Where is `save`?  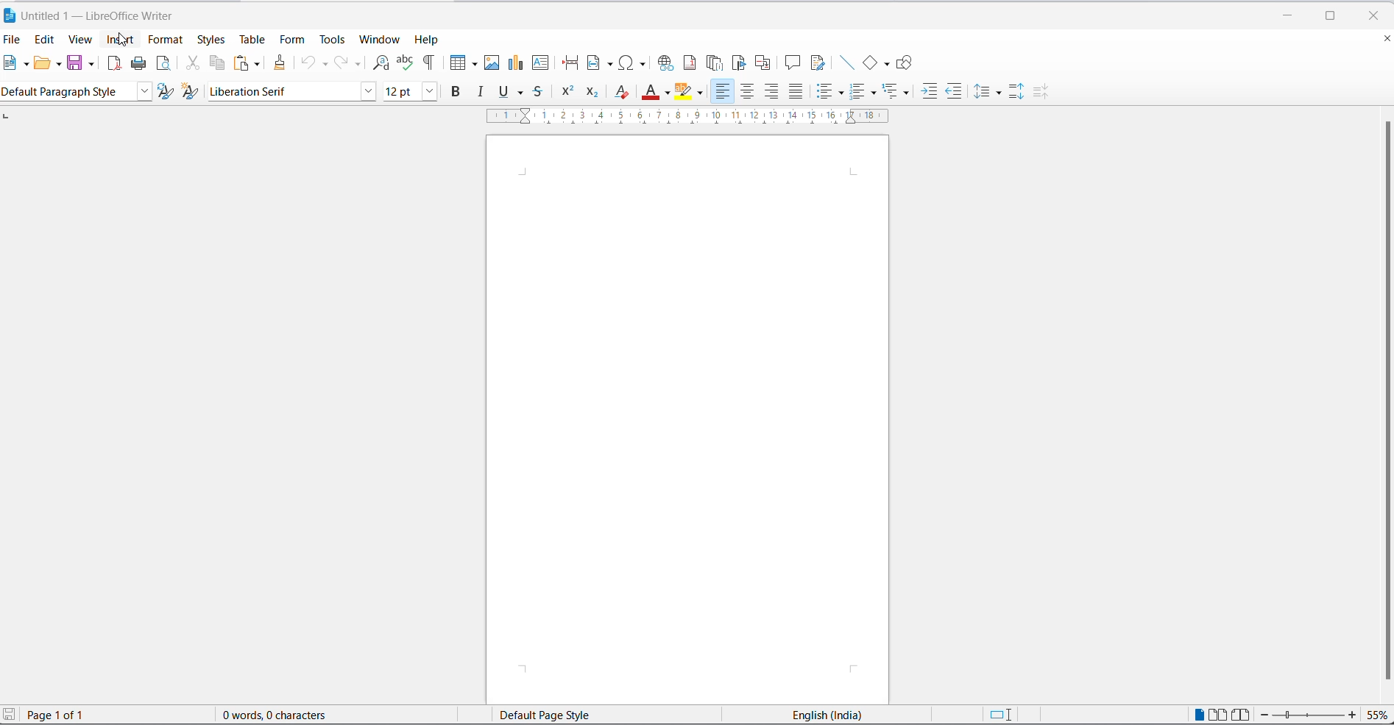 save is located at coordinates (74, 63).